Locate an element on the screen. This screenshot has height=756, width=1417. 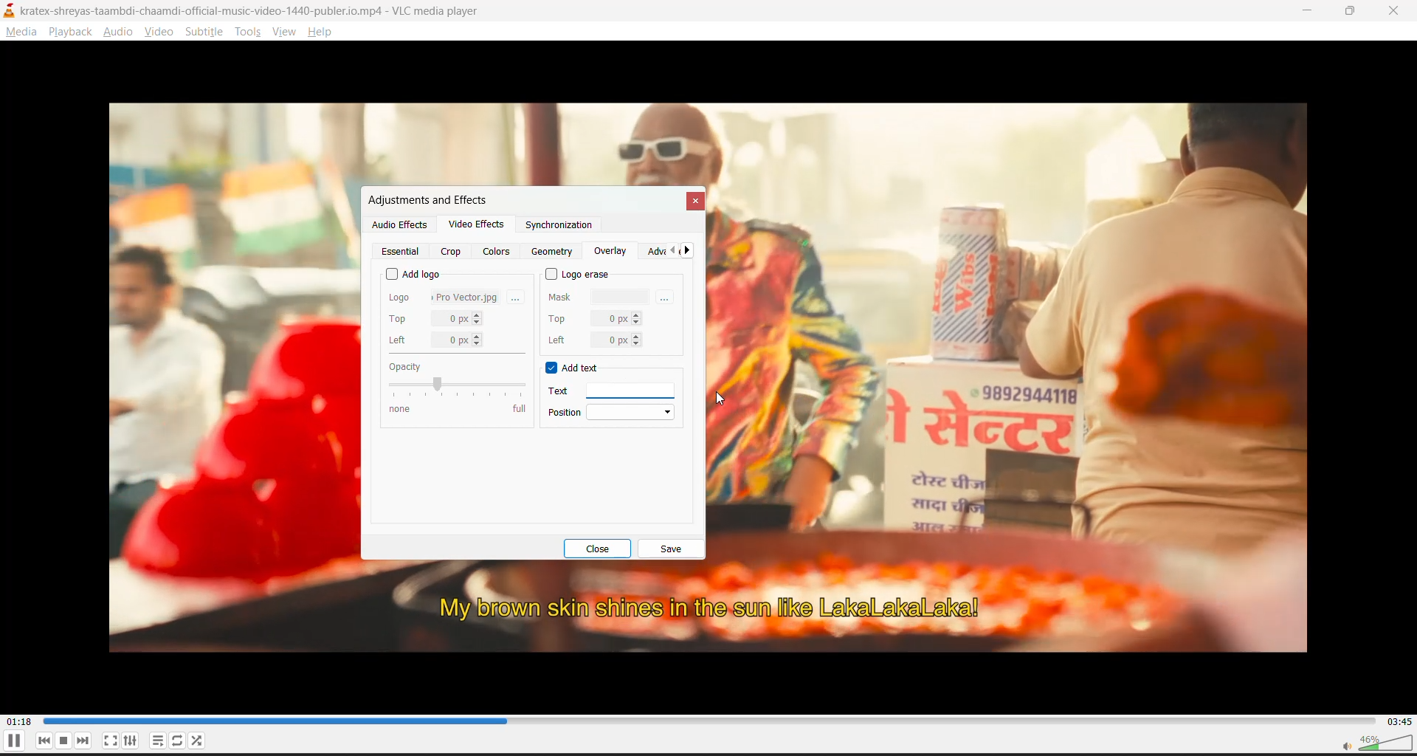
left is located at coordinates (593, 340).